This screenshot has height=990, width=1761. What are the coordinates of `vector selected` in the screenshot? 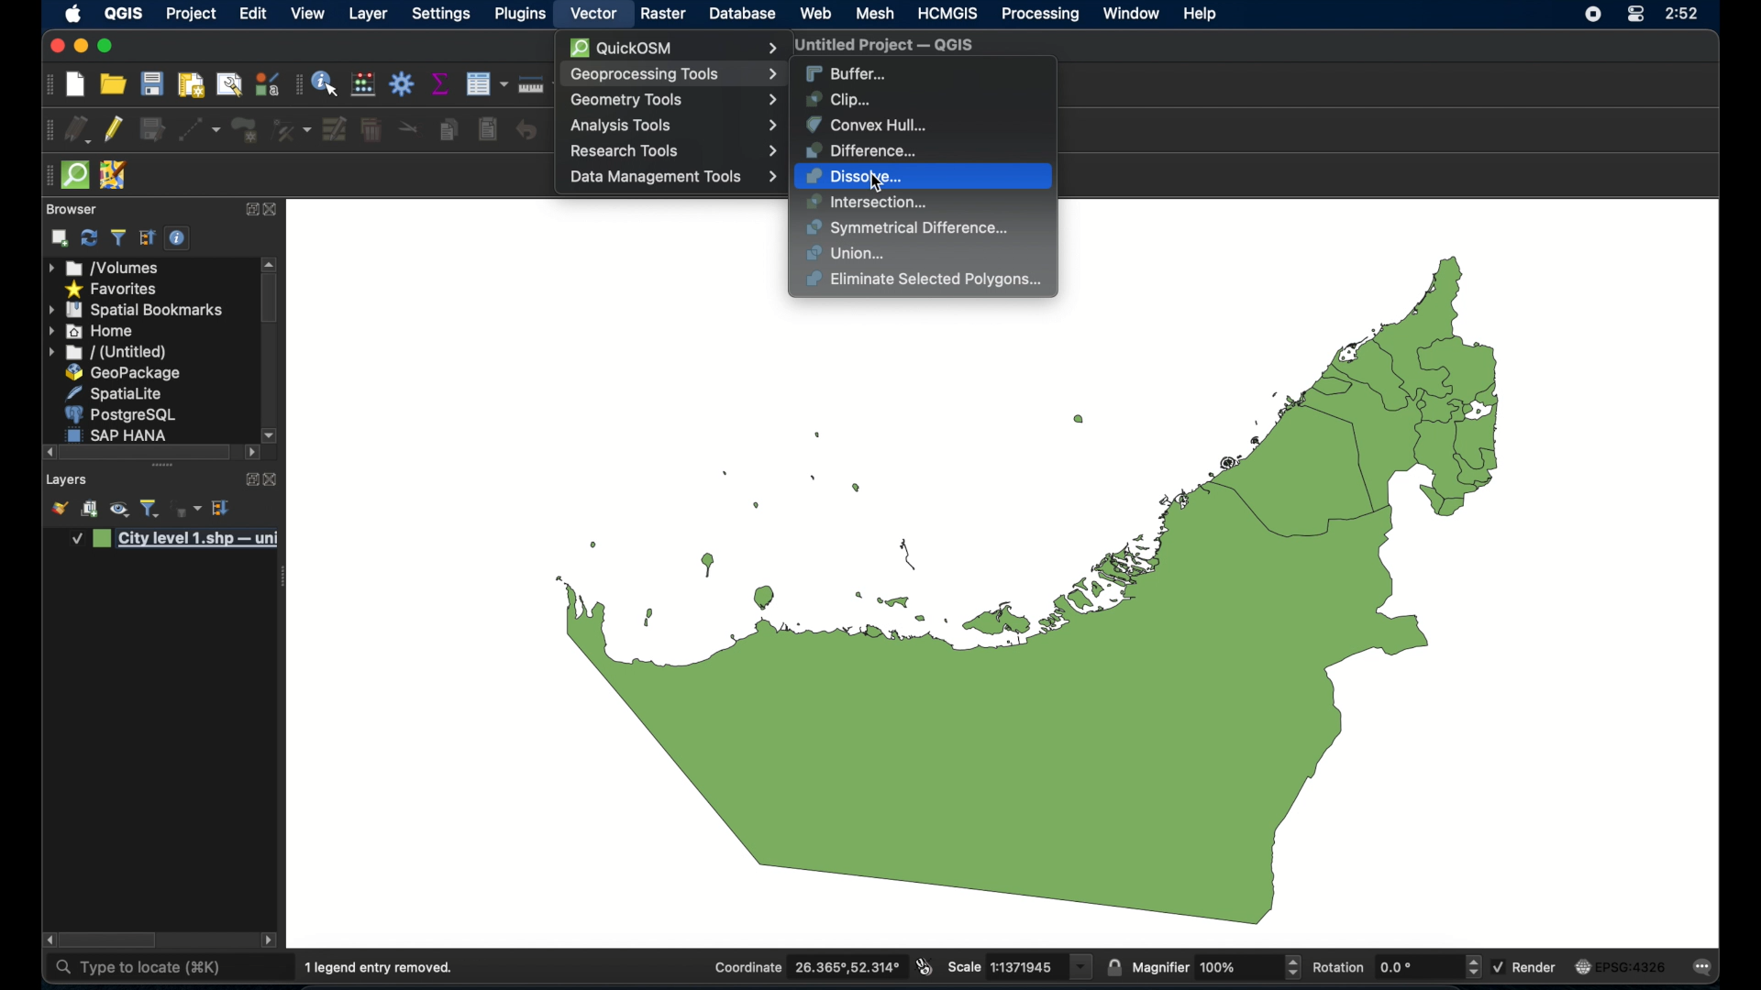 It's located at (594, 15).